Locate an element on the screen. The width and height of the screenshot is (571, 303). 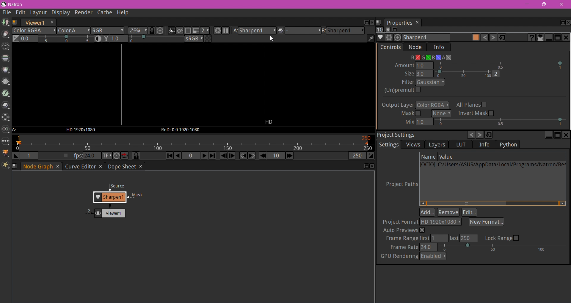
Frame Rate 24.0 is located at coordinates (478, 247).